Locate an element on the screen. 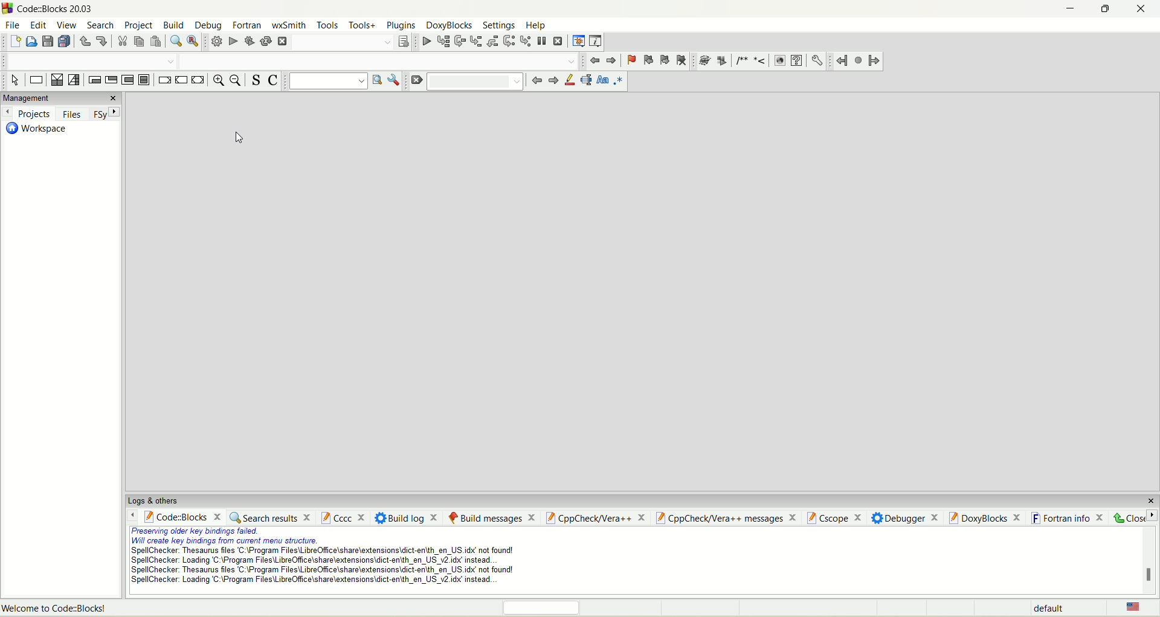 Image resolution: width=1160 pixels, height=617 pixels. step into instruction is located at coordinates (525, 41).